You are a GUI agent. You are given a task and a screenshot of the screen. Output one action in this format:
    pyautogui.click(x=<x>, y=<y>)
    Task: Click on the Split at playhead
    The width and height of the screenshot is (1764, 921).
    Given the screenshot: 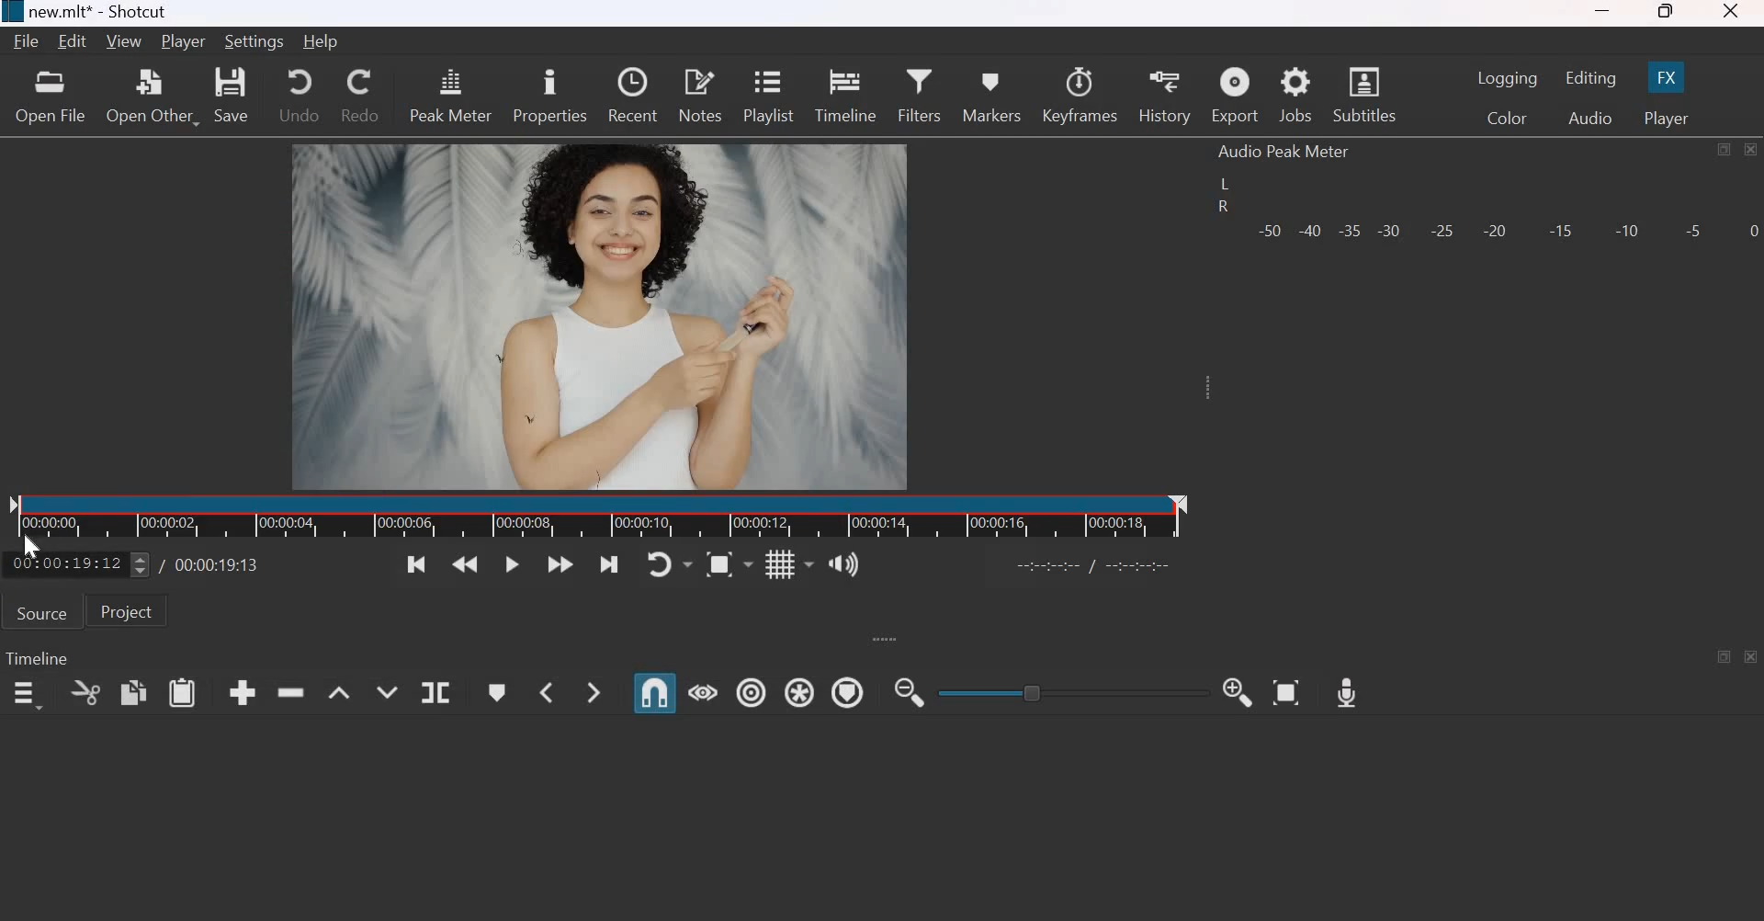 What is the action you would take?
    pyautogui.click(x=435, y=693)
    